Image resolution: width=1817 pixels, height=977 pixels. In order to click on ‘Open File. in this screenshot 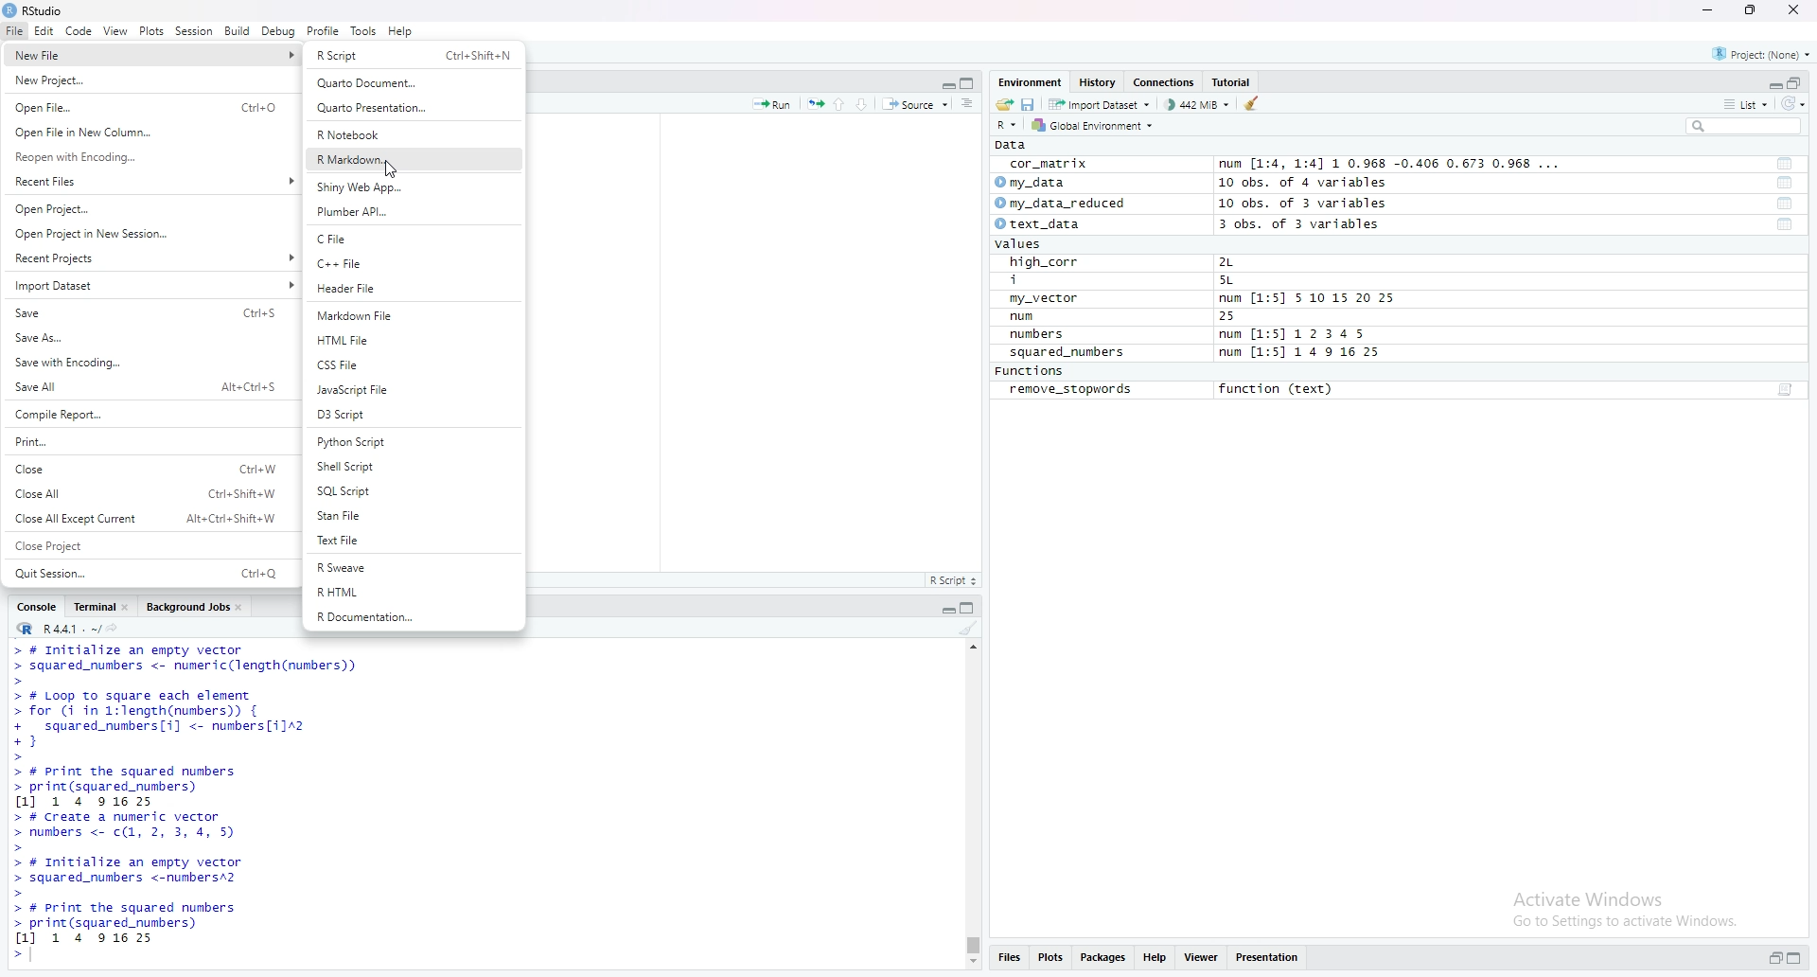, I will do `click(142, 105)`.